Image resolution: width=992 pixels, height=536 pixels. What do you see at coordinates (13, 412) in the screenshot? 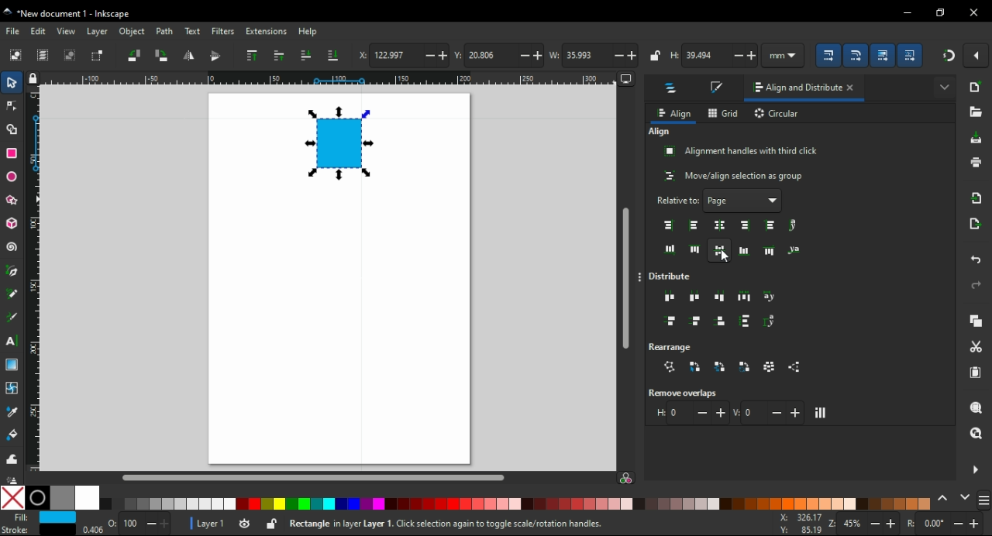
I see `dropper tool` at bounding box center [13, 412].